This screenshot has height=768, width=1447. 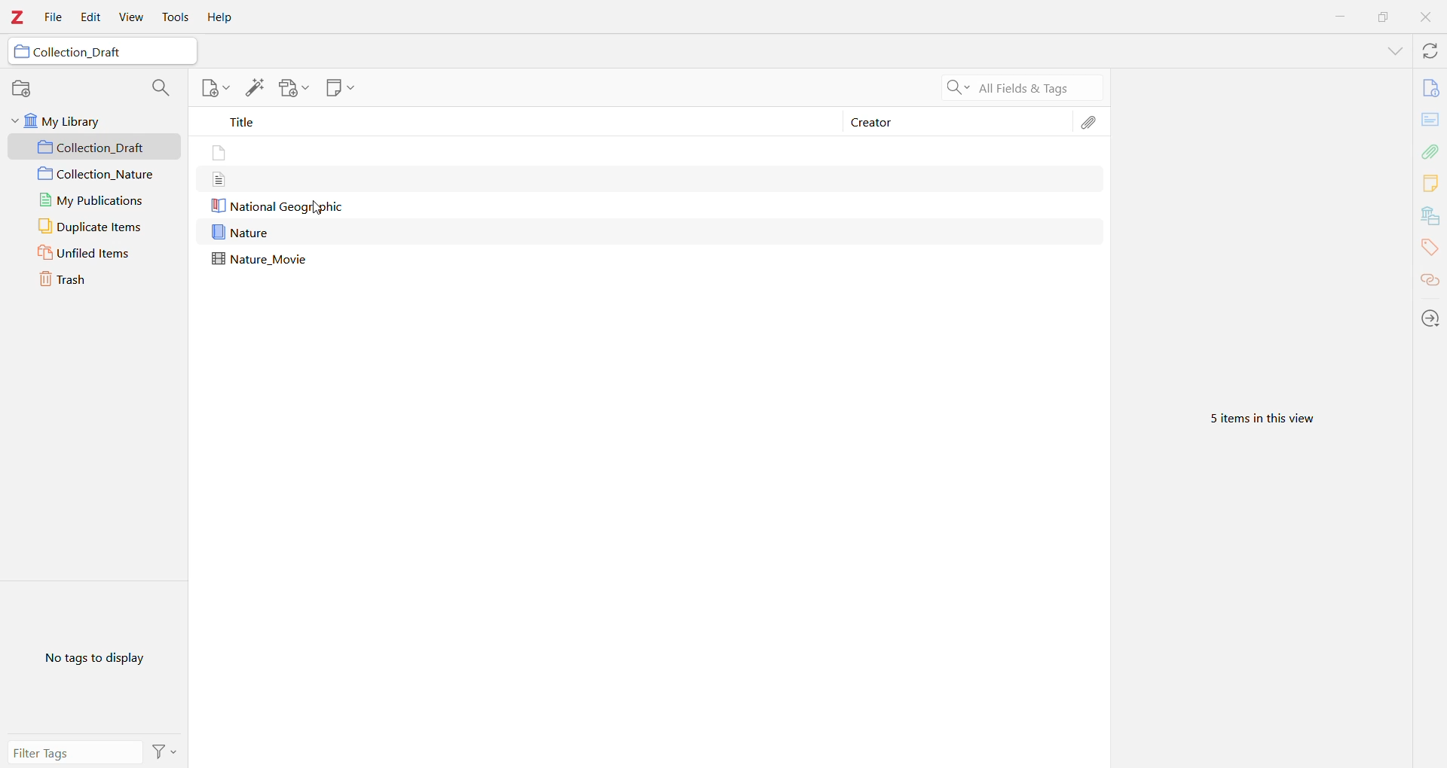 What do you see at coordinates (1430, 318) in the screenshot?
I see `Locate` at bounding box center [1430, 318].